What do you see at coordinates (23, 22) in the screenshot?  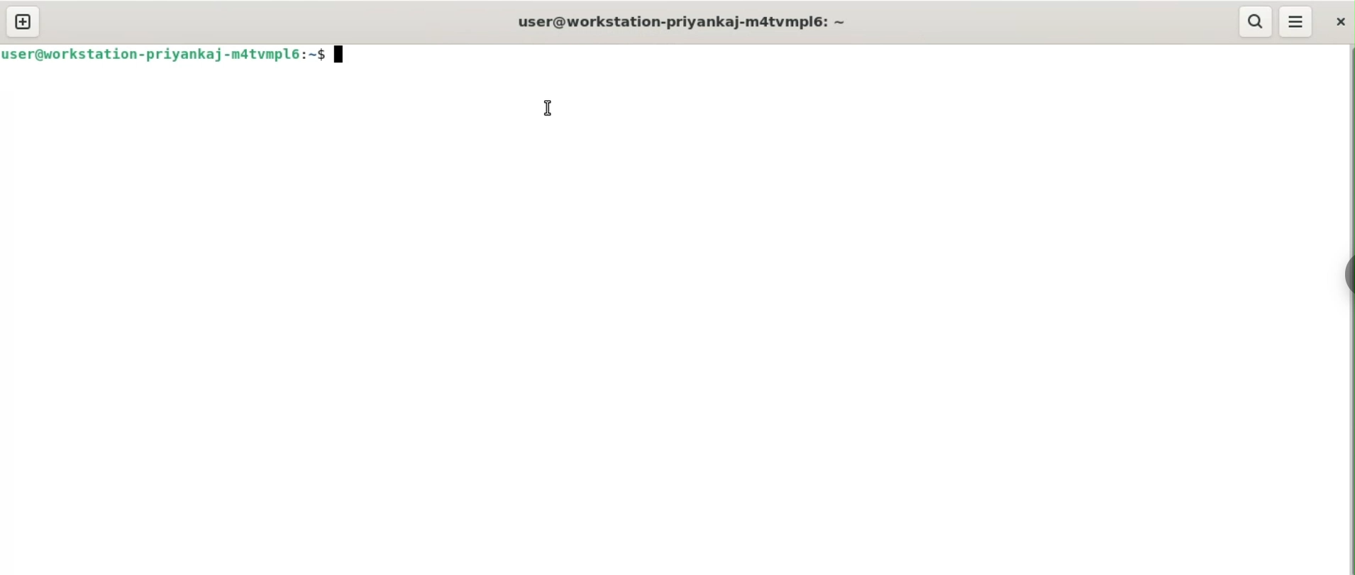 I see `new tab` at bounding box center [23, 22].